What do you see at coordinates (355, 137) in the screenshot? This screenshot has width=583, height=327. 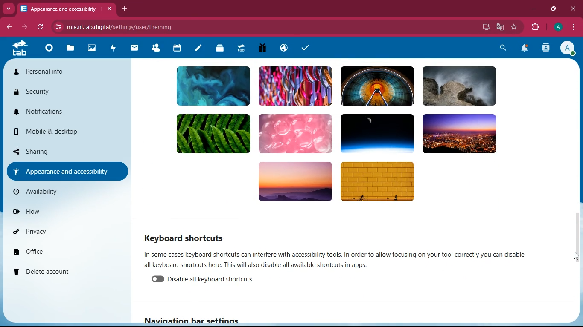 I see `background` at bounding box center [355, 137].